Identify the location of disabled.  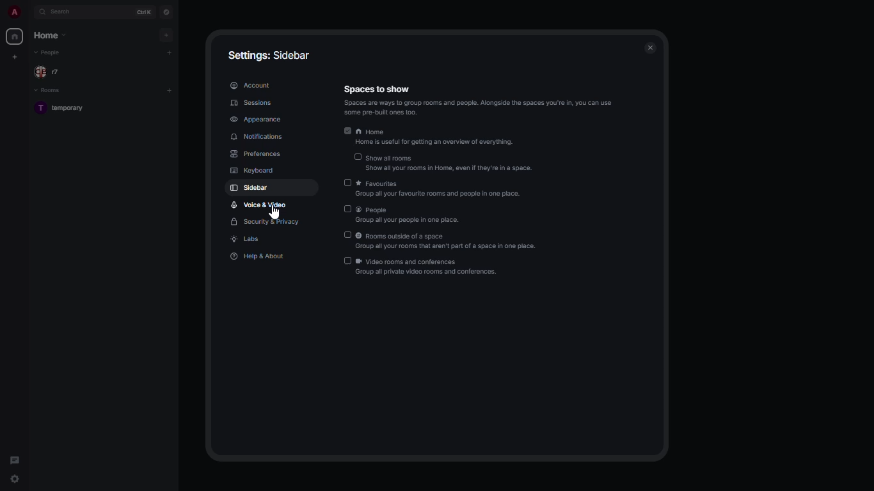
(346, 235).